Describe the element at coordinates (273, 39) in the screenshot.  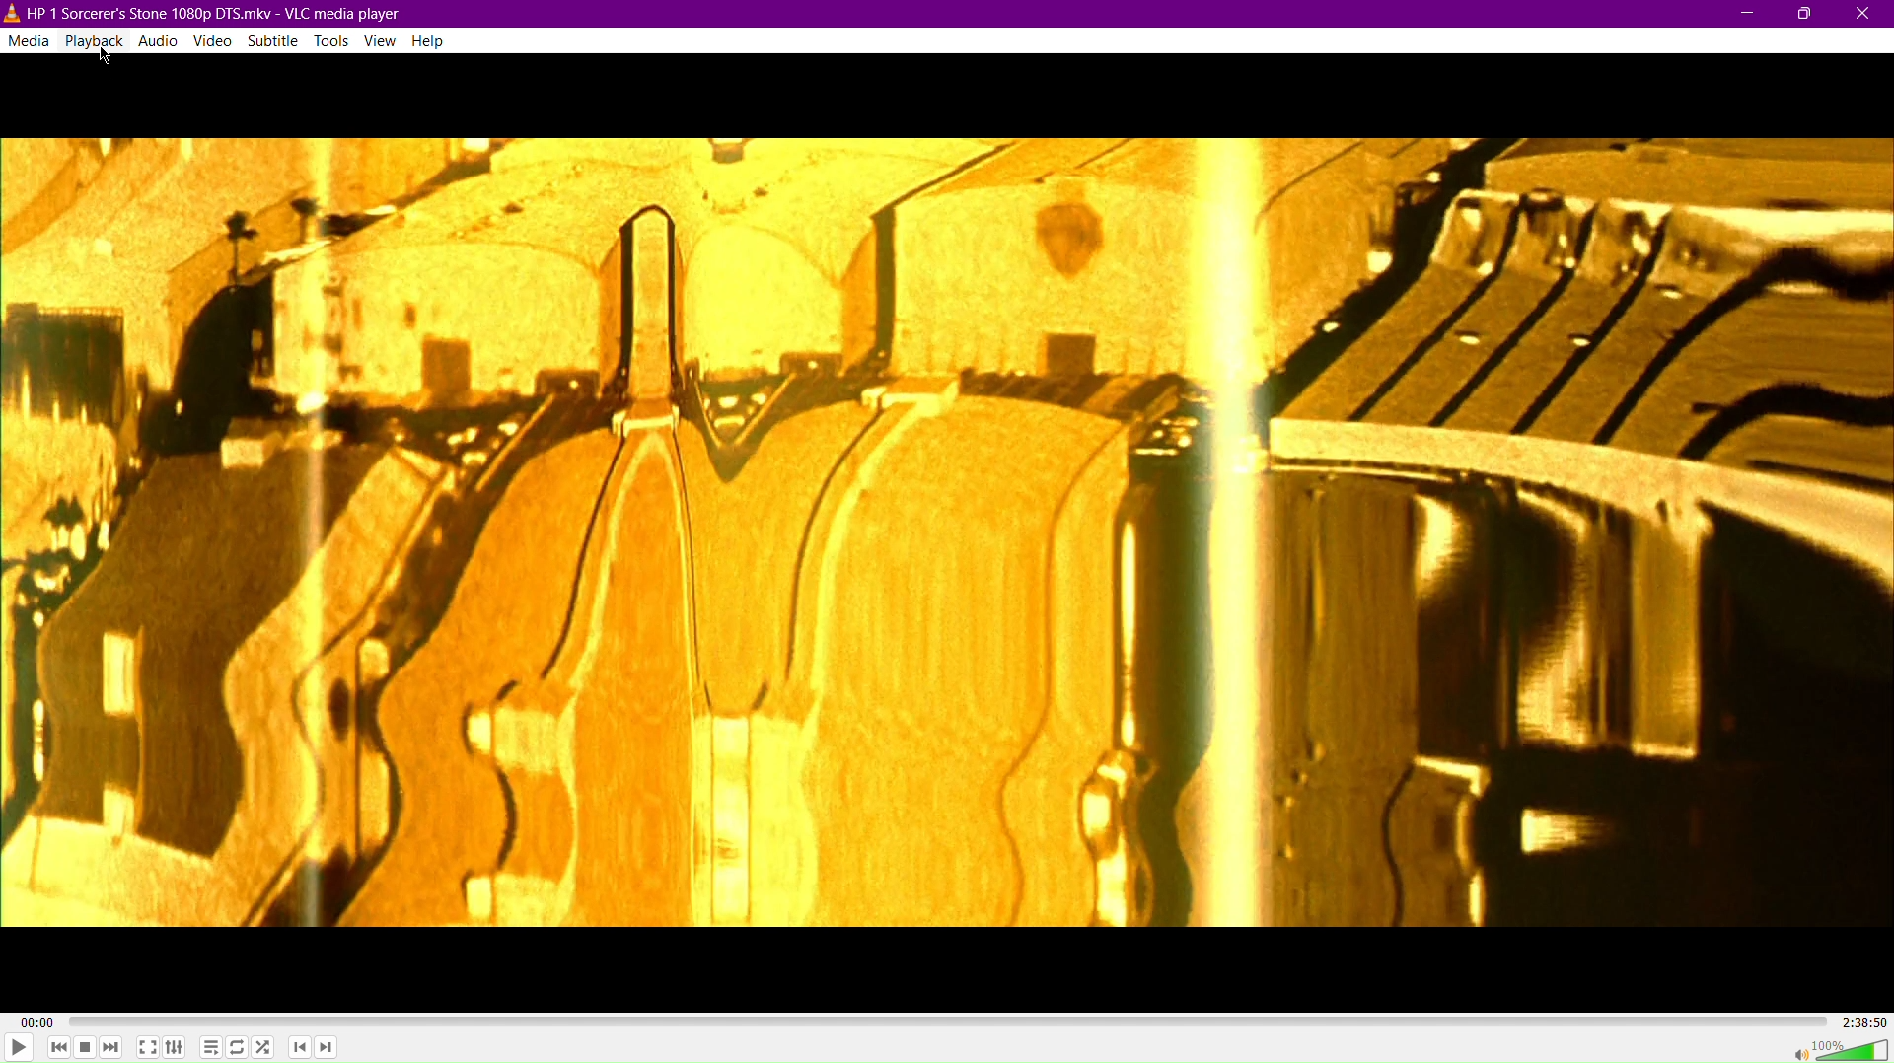
I see `Subtitle` at that location.